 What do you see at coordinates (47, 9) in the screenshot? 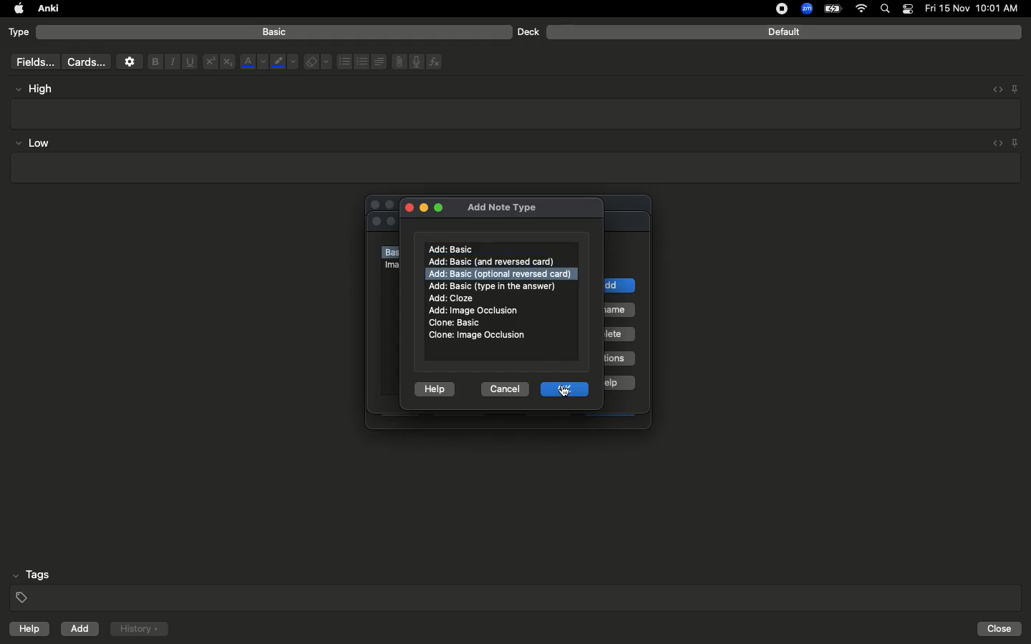
I see `Anki` at bounding box center [47, 9].